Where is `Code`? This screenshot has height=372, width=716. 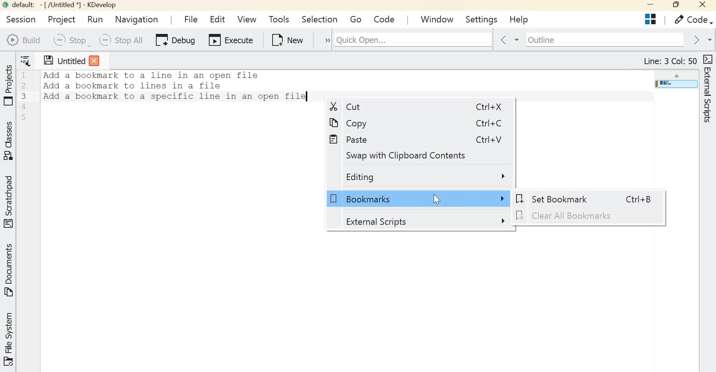
Code is located at coordinates (693, 20).